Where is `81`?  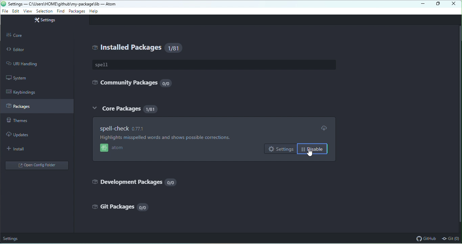
81 is located at coordinates (149, 108).